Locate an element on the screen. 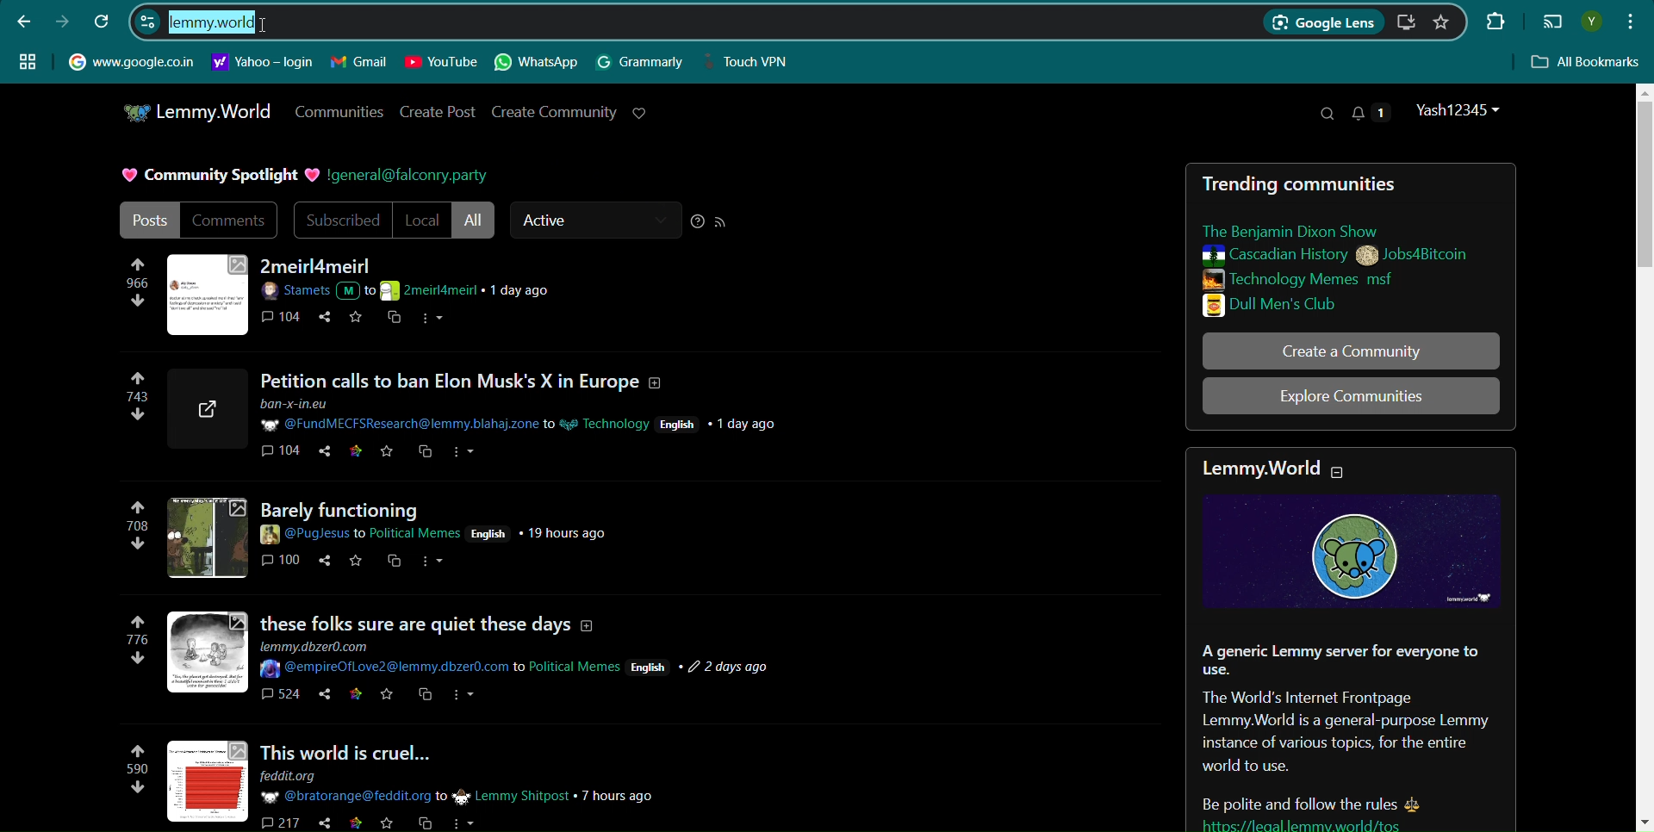 This screenshot has height=832, width=1654. star is located at coordinates (388, 454).